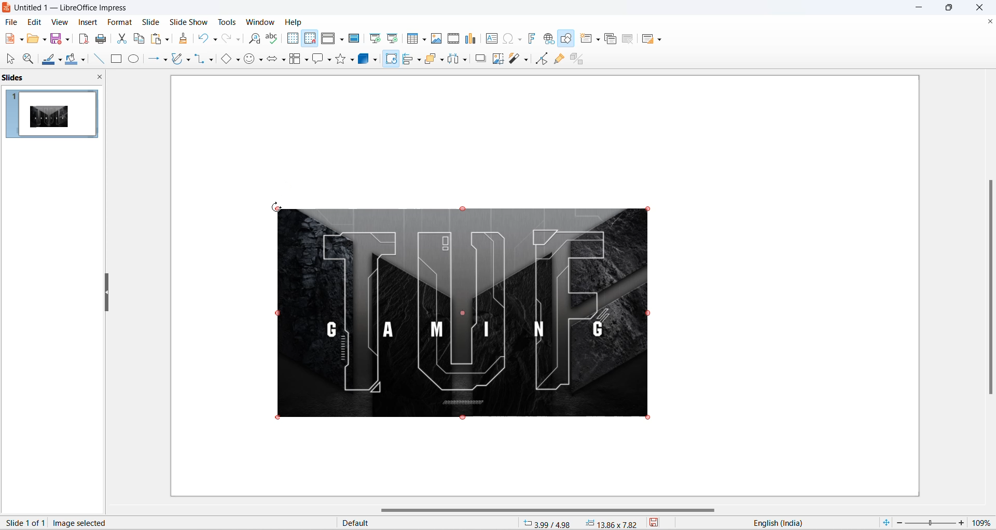  What do you see at coordinates (210, 59) in the screenshot?
I see `connectors options` at bounding box center [210, 59].